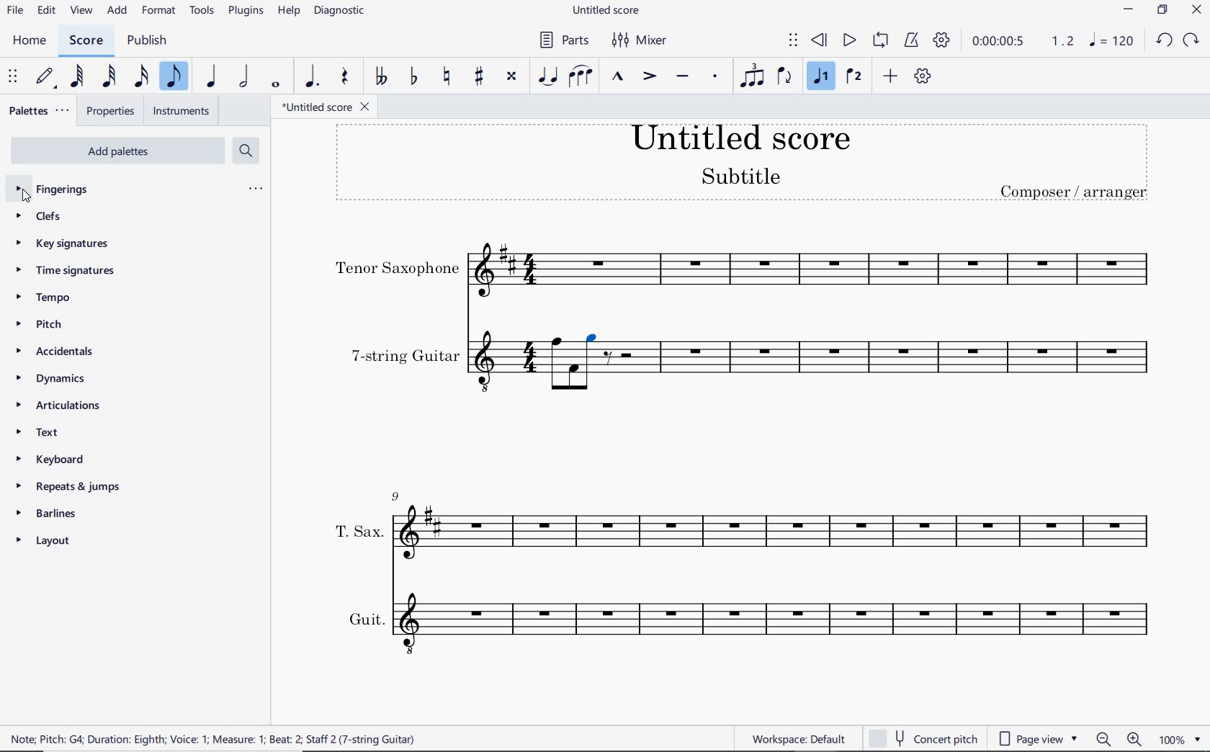 The image size is (1210, 752). What do you see at coordinates (50, 513) in the screenshot?
I see `BARLINES` at bounding box center [50, 513].